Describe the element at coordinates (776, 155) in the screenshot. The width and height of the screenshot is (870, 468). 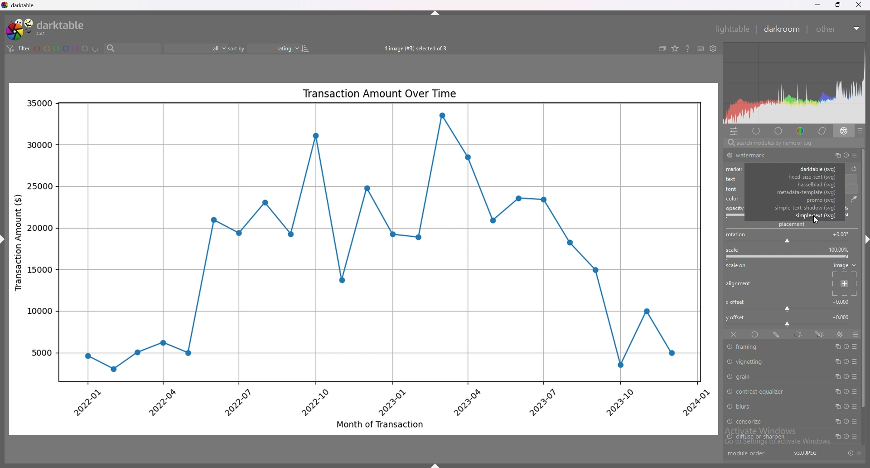
I see `watermark` at that location.